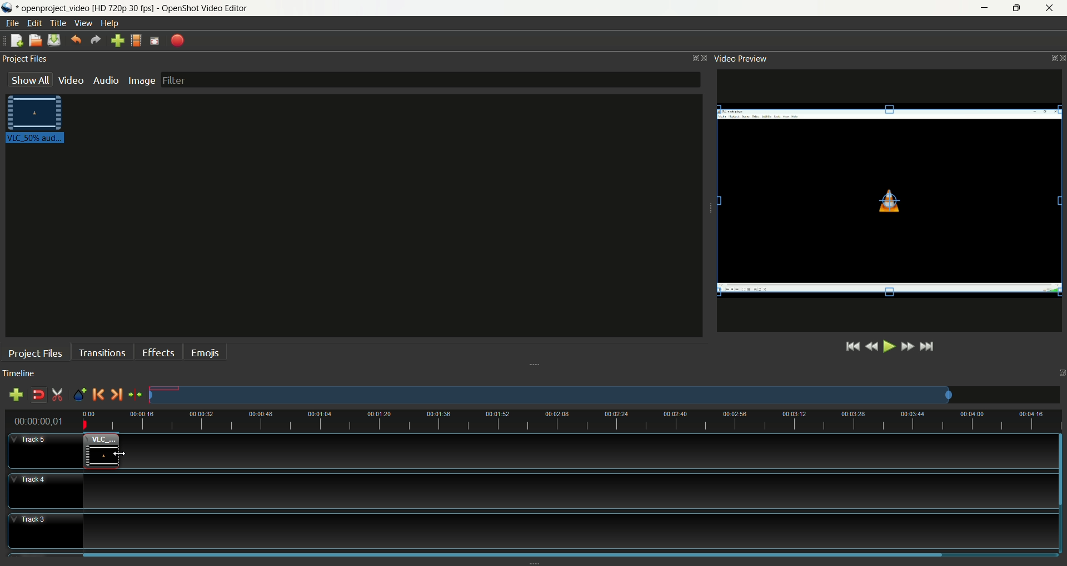 Image resolution: width=1067 pixels, height=566 pixels. Describe the element at coordinates (22, 373) in the screenshot. I see `timeline` at that location.